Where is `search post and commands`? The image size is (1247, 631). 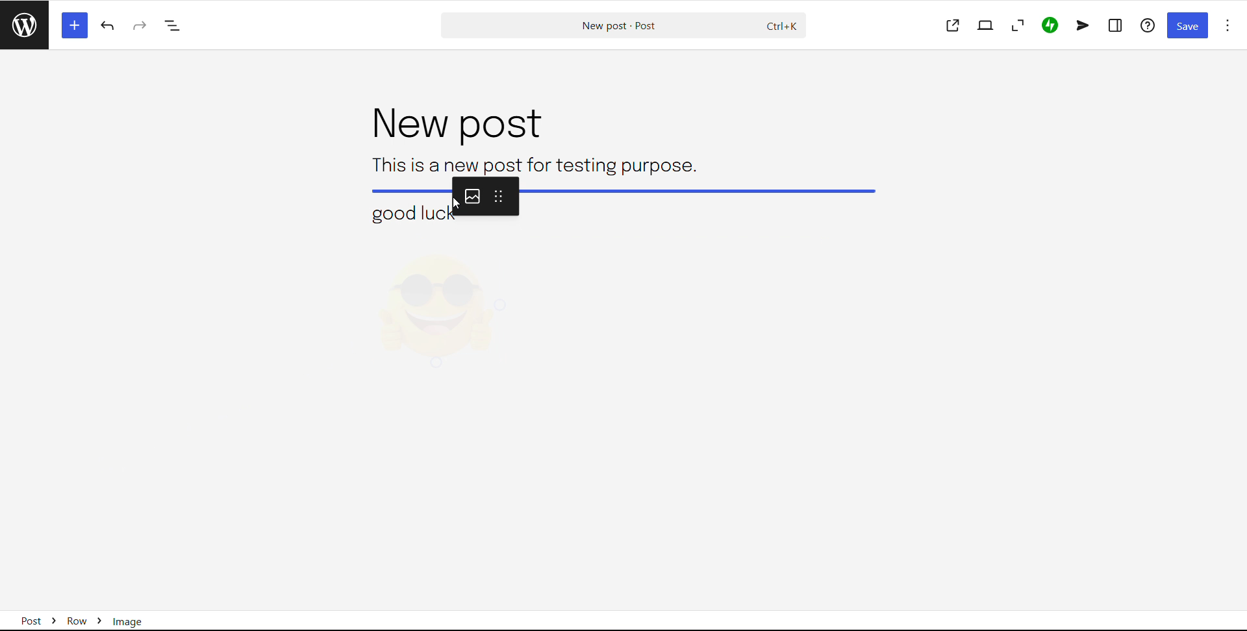
search post and commands is located at coordinates (623, 26).